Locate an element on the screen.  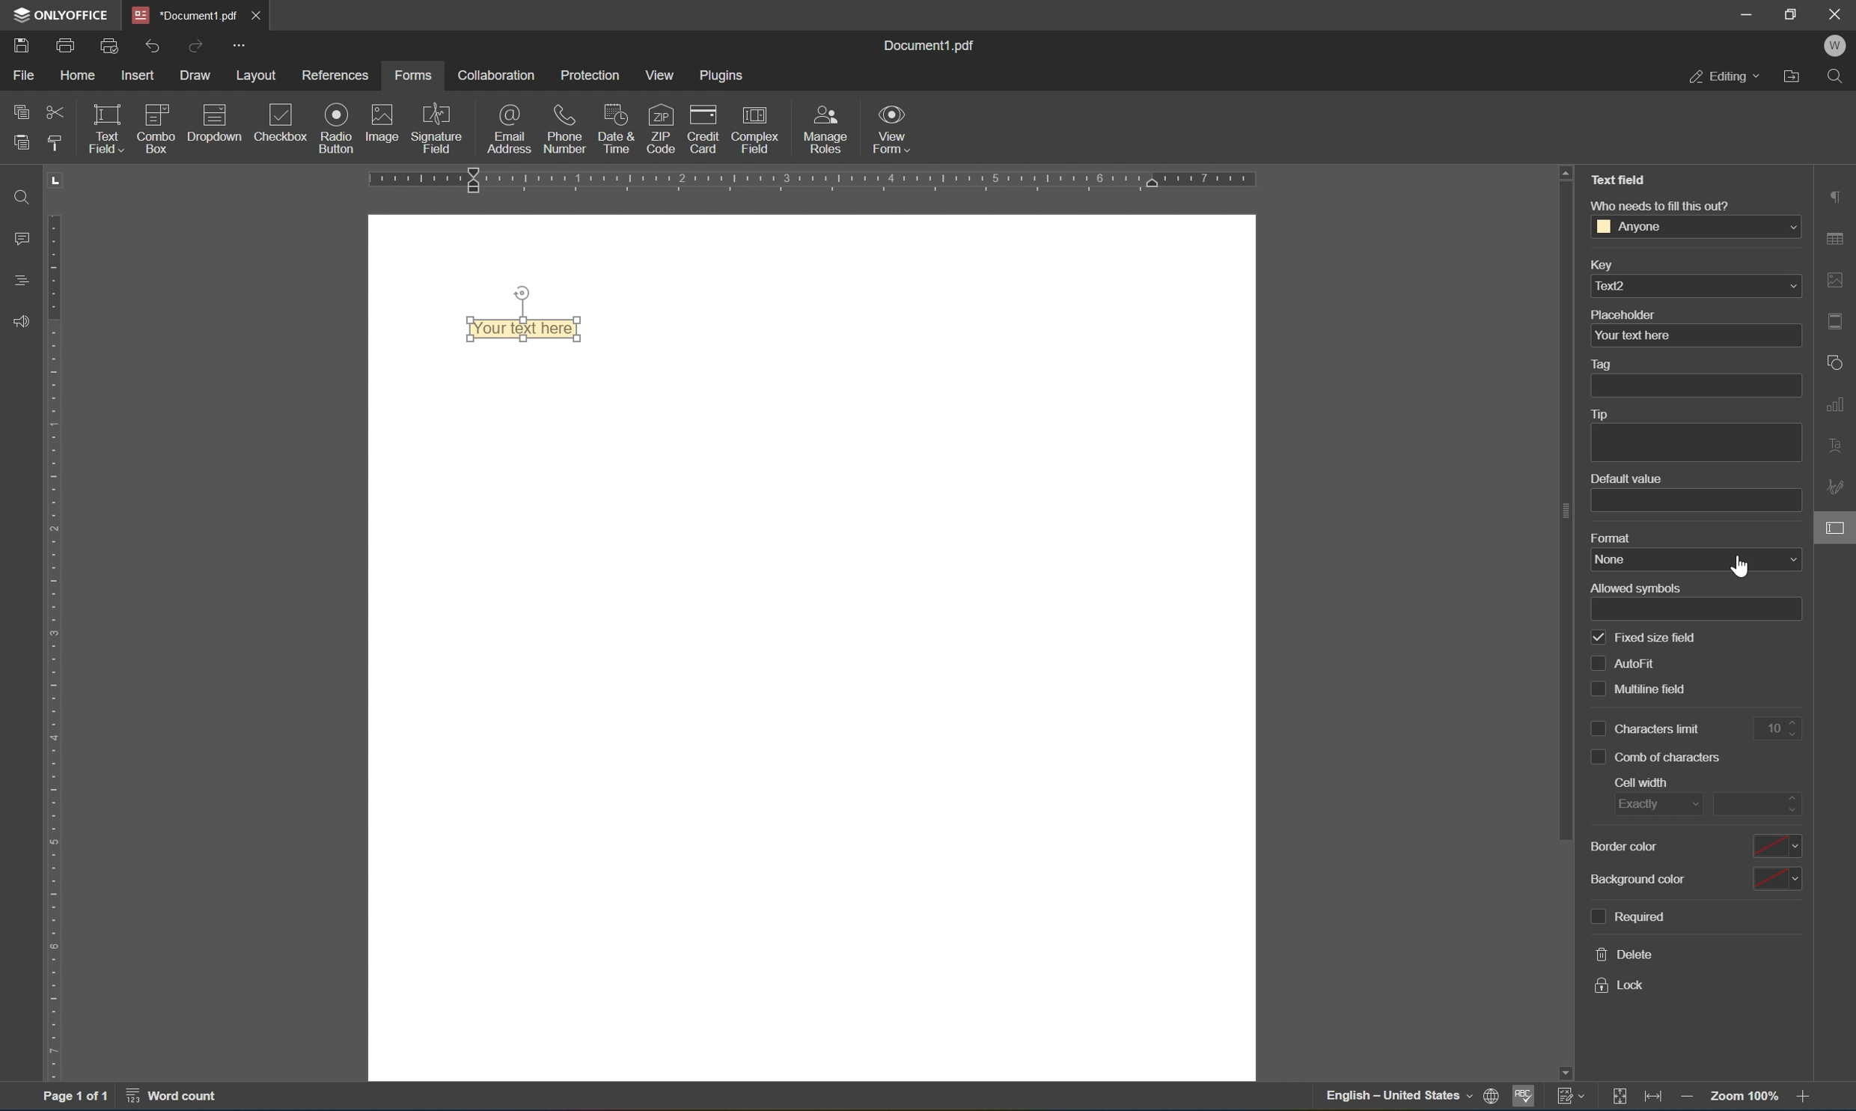
zoom out is located at coordinates (1689, 1098).